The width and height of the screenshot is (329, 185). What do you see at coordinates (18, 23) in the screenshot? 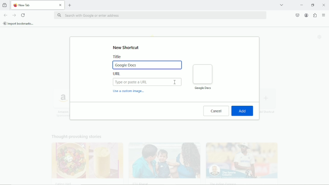
I see `import bookmarks` at bounding box center [18, 23].